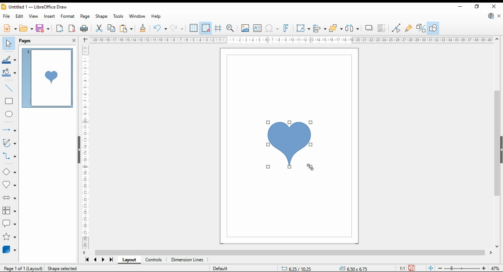  What do you see at coordinates (495, 268) in the screenshot?
I see `zoom factor` at bounding box center [495, 268].